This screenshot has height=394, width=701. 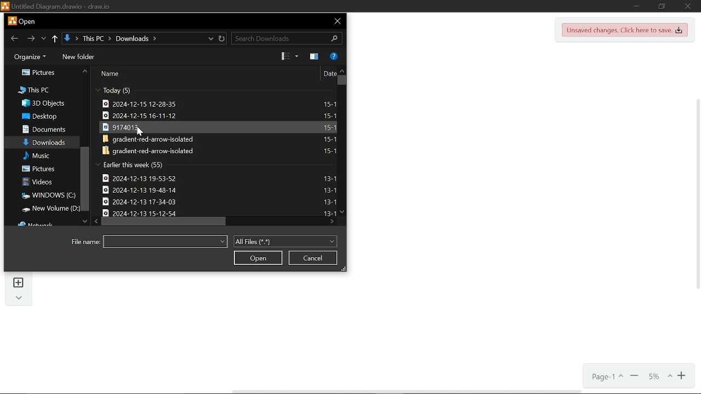 What do you see at coordinates (406, 391) in the screenshot?
I see `Horizontal scrollbar` at bounding box center [406, 391].